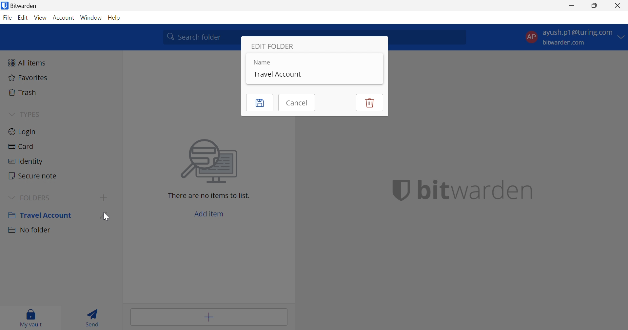  I want to click on Travel Accounts, so click(279, 74).